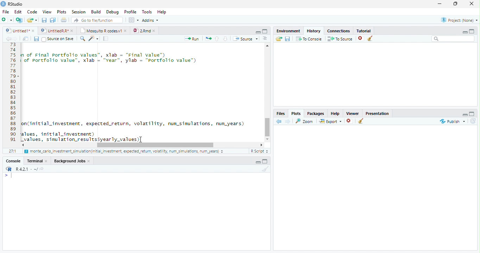  Describe the element at coordinates (288, 121) in the screenshot. I see `Next Plot` at that location.